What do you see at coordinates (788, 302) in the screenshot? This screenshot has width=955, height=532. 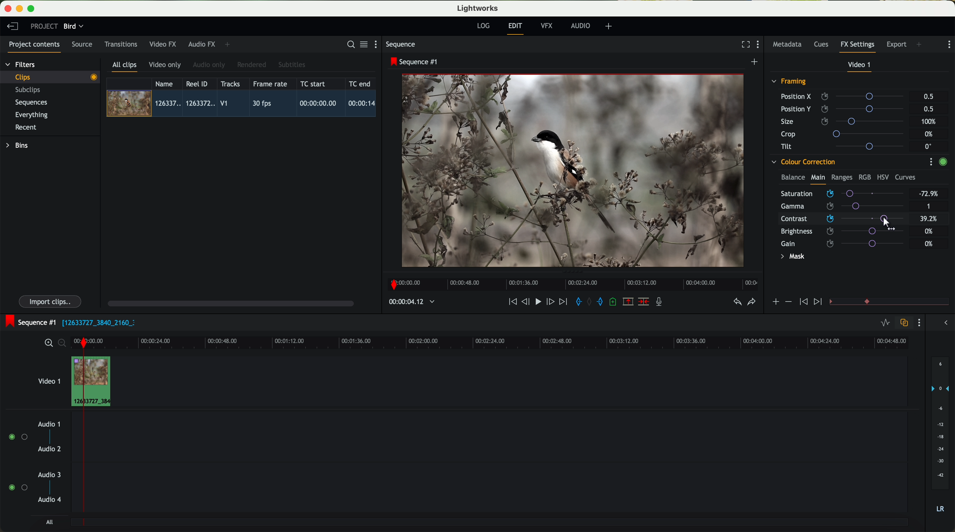 I see `icon` at bounding box center [788, 302].